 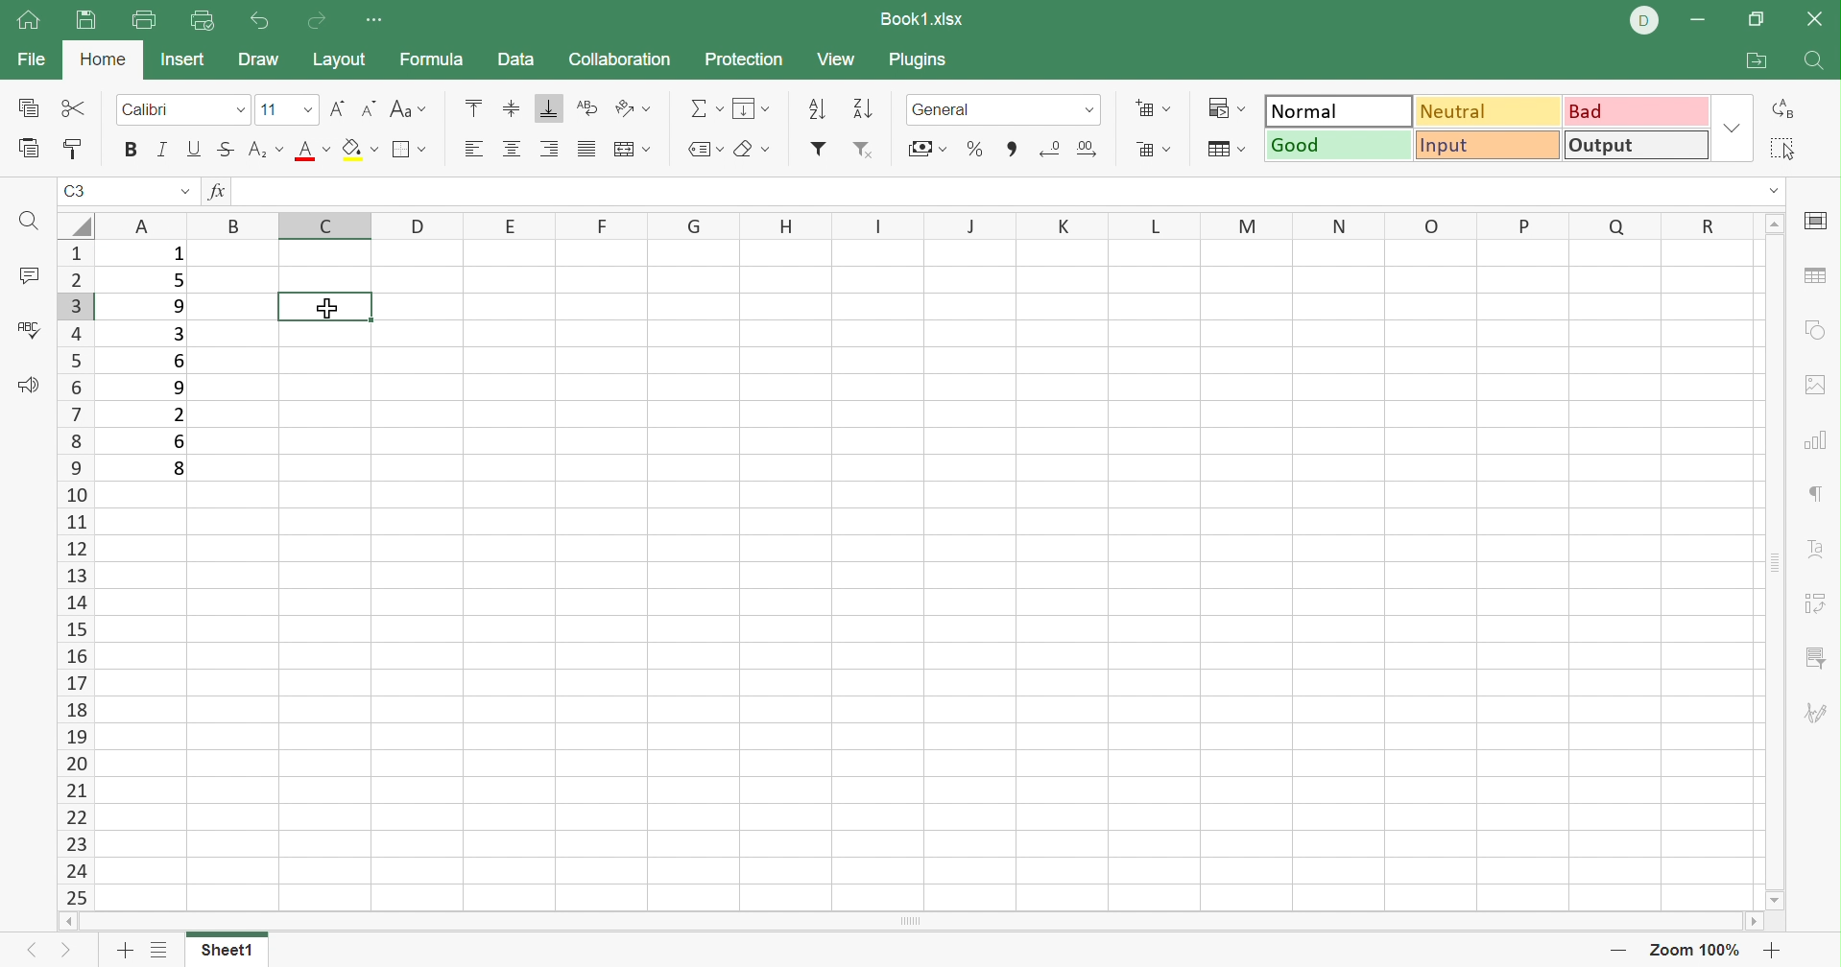 What do you see at coordinates (514, 107) in the screenshot?
I see `Align Middle` at bounding box center [514, 107].